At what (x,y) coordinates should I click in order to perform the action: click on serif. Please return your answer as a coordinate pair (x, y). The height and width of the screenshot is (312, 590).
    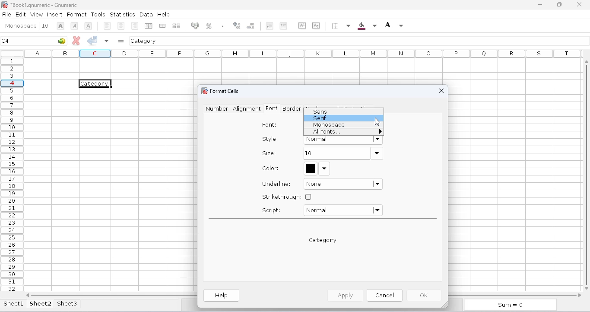
    Looking at the image, I should click on (320, 118).